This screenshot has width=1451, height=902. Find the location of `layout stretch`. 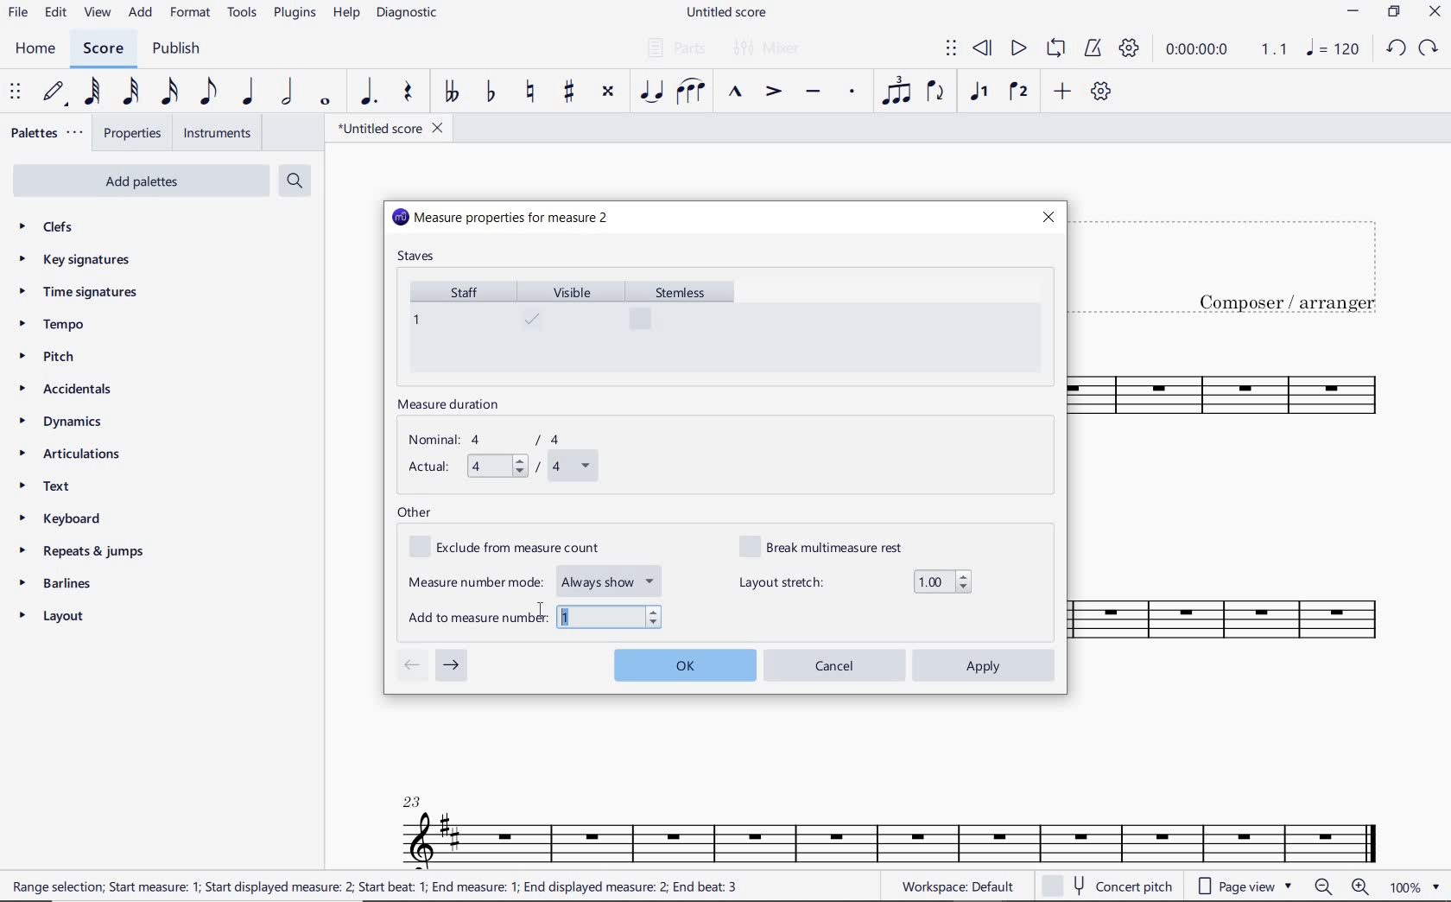

layout stretch is located at coordinates (855, 581).